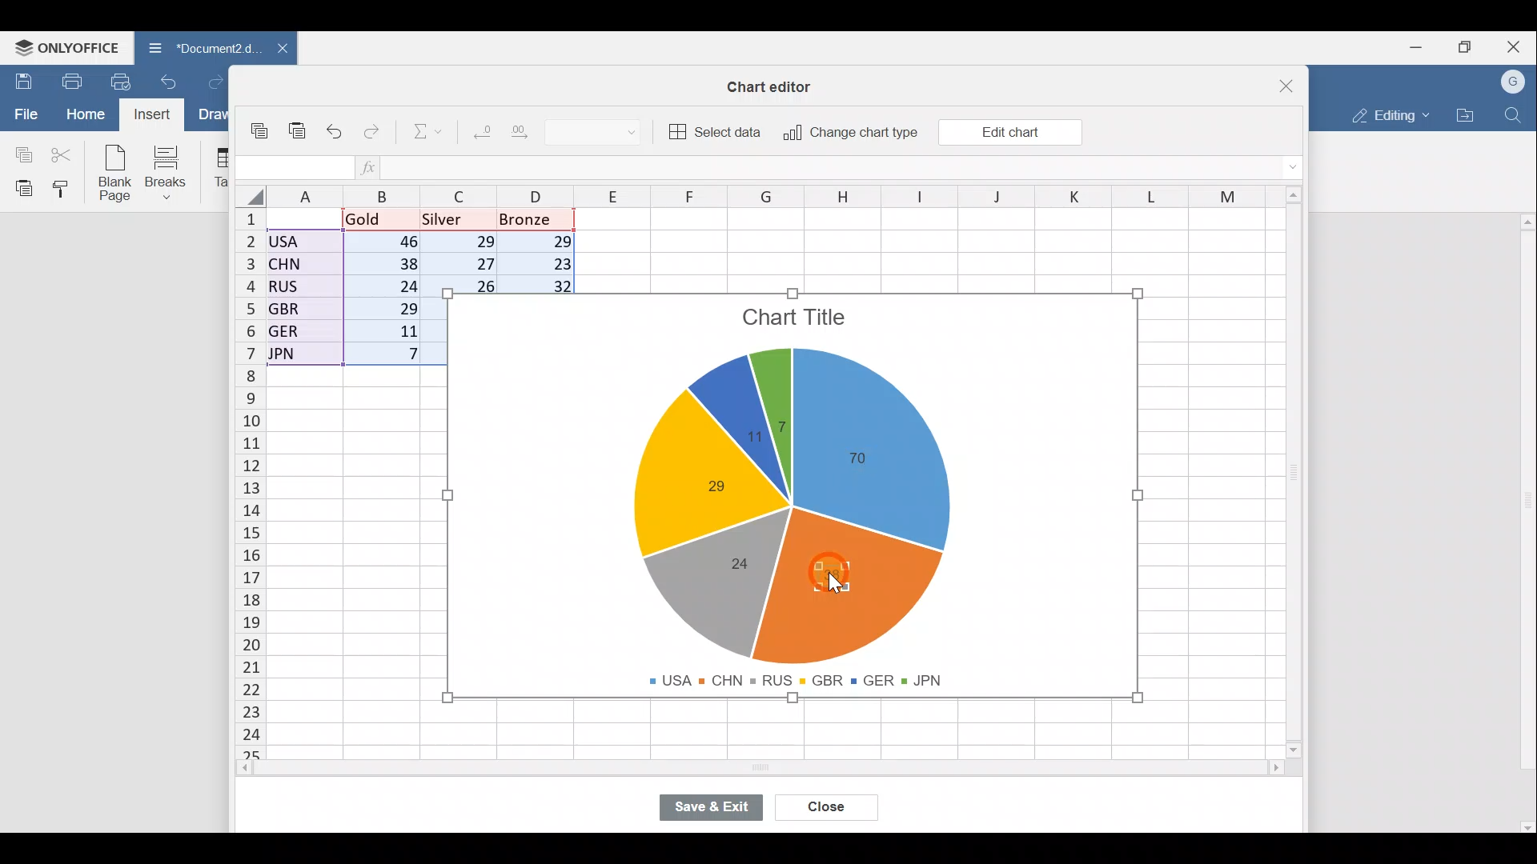 This screenshot has height=864, width=1537. What do you see at coordinates (773, 86) in the screenshot?
I see `Chart editor` at bounding box center [773, 86].